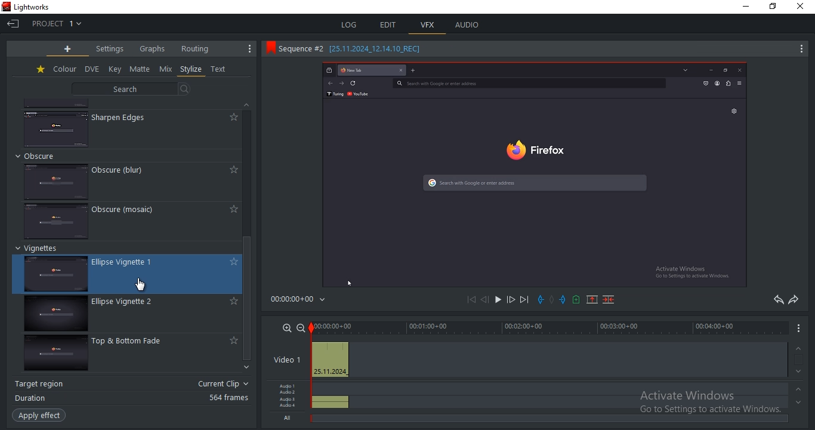 Image resolution: width=815 pixels, height=430 pixels. Describe the element at coordinates (497, 300) in the screenshot. I see `option` at that location.